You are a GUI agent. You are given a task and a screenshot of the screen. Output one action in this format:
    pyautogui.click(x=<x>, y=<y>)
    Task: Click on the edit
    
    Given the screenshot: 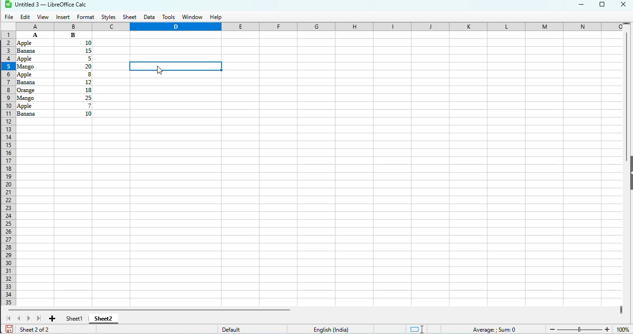 What is the action you would take?
    pyautogui.click(x=25, y=17)
    